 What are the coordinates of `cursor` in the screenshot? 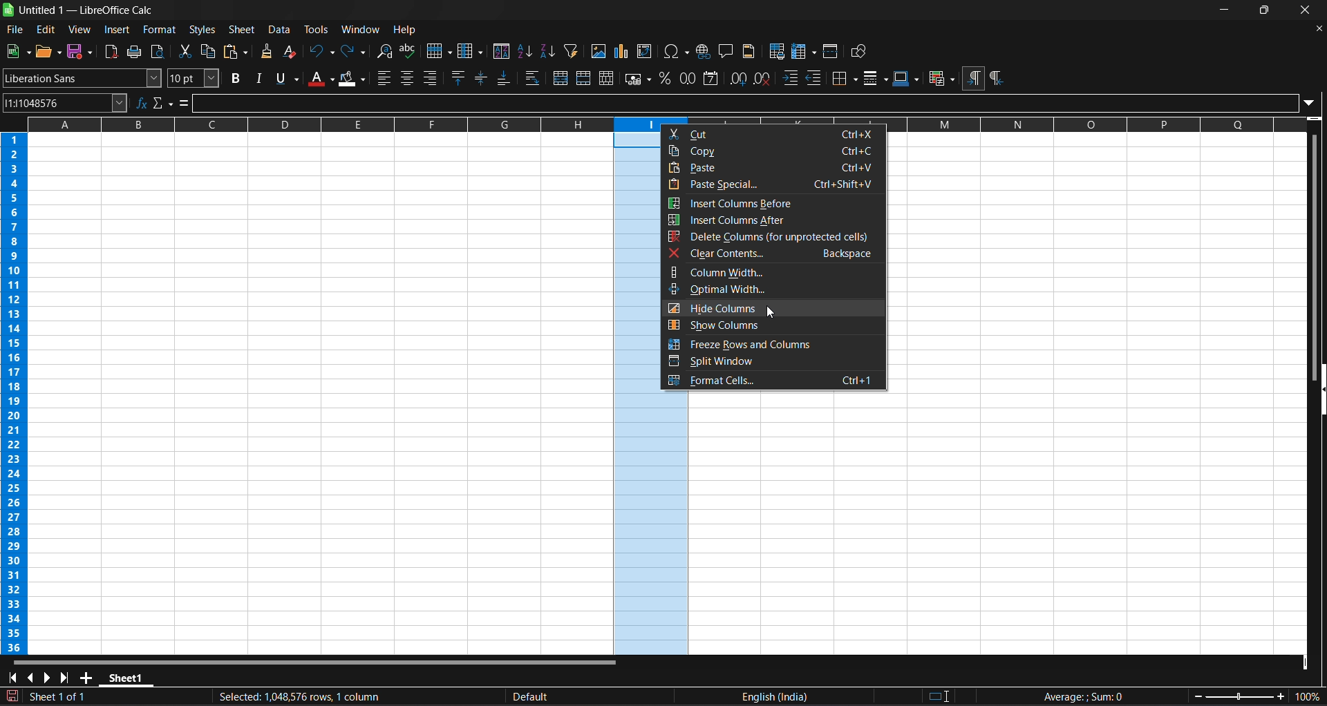 It's located at (774, 313).